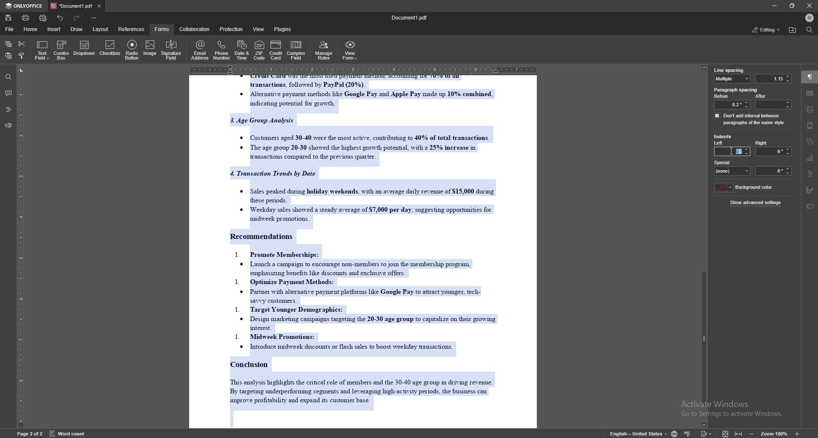 The width and height of the screenshot is (818, 438). Describe the element at coordinates (72, 6) in the screenshot. I see `tab` at that location.